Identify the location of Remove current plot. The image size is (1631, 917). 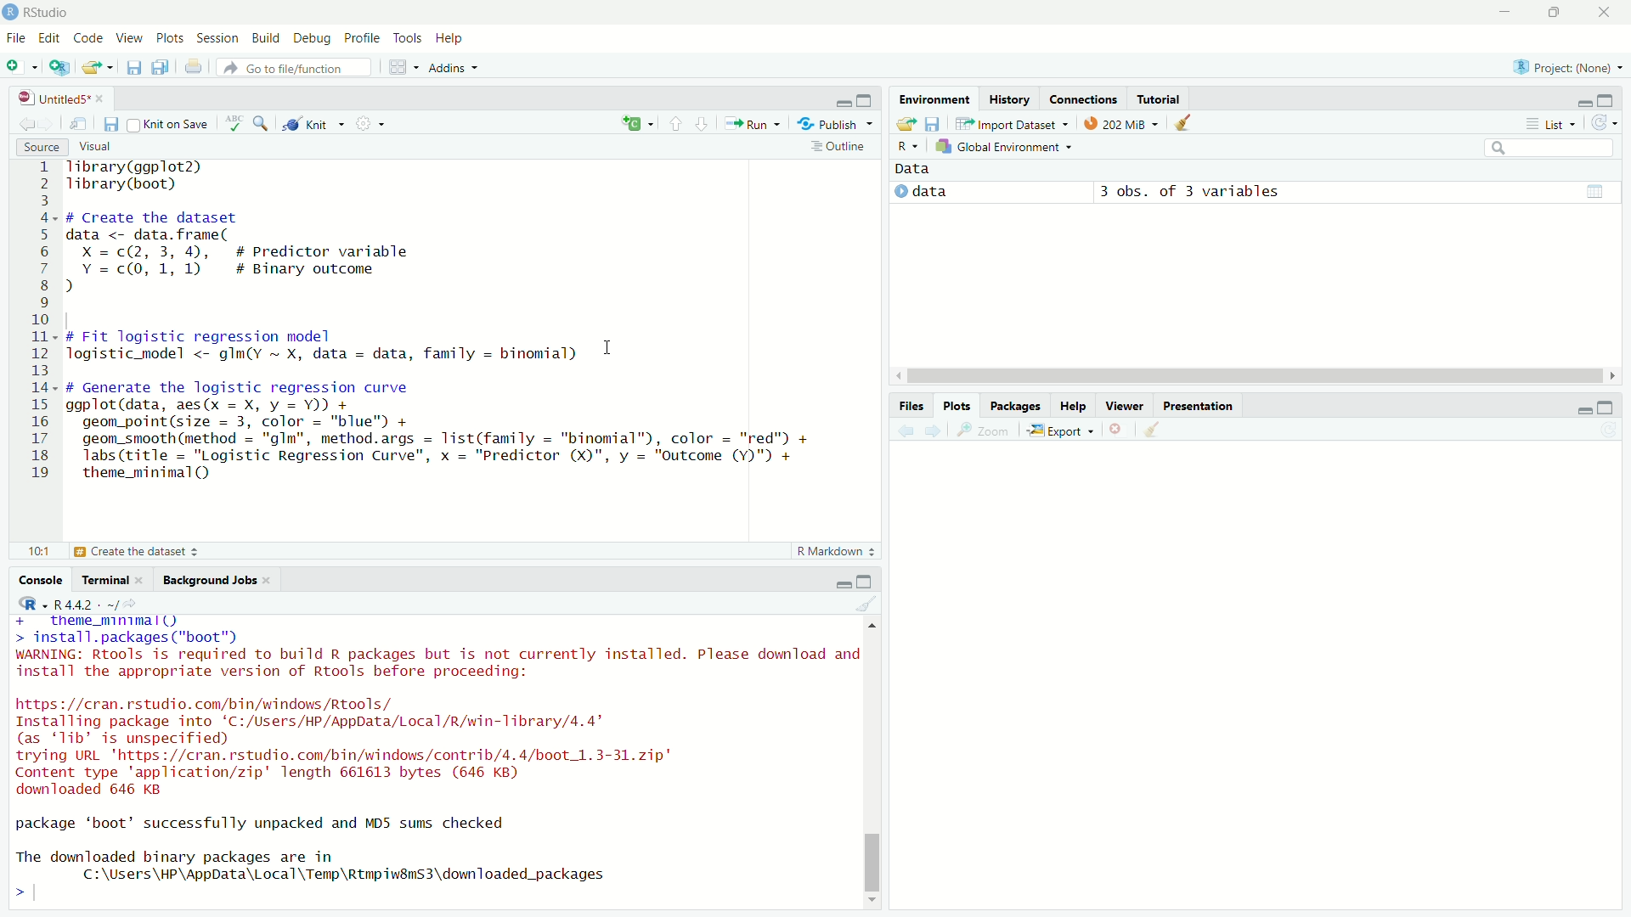
(1120, 429).